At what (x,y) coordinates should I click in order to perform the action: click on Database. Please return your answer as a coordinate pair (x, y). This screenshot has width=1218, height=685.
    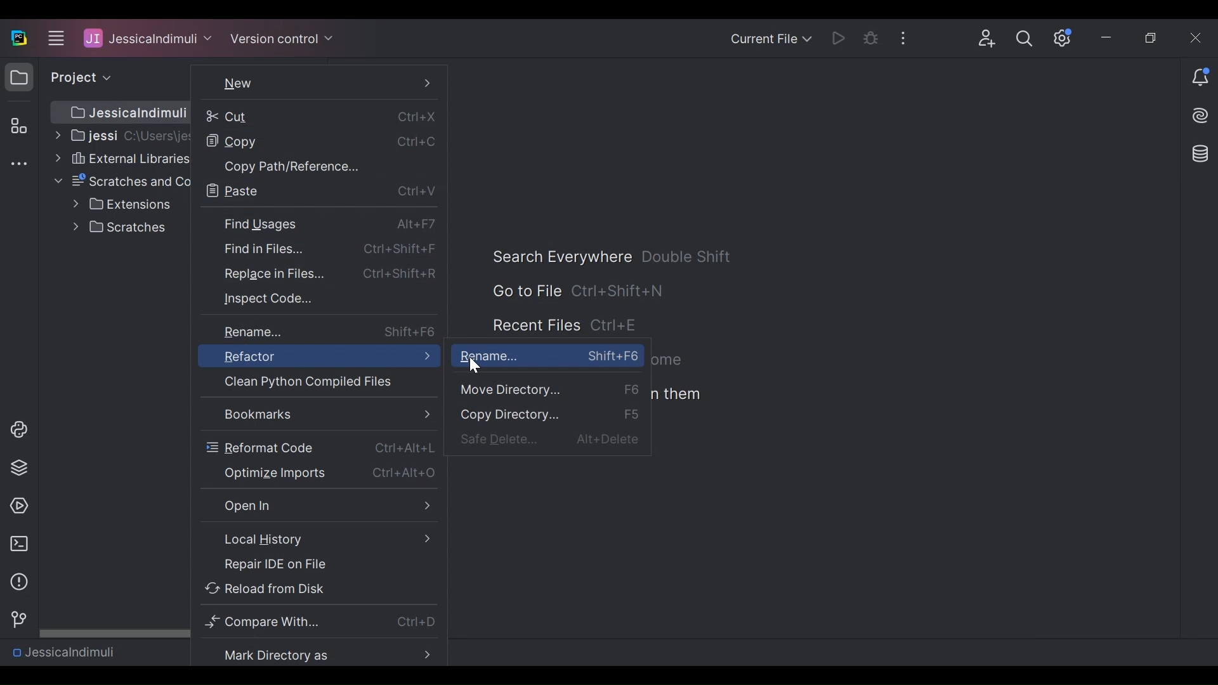
    Looking at the image, I should click on (1198, 153).